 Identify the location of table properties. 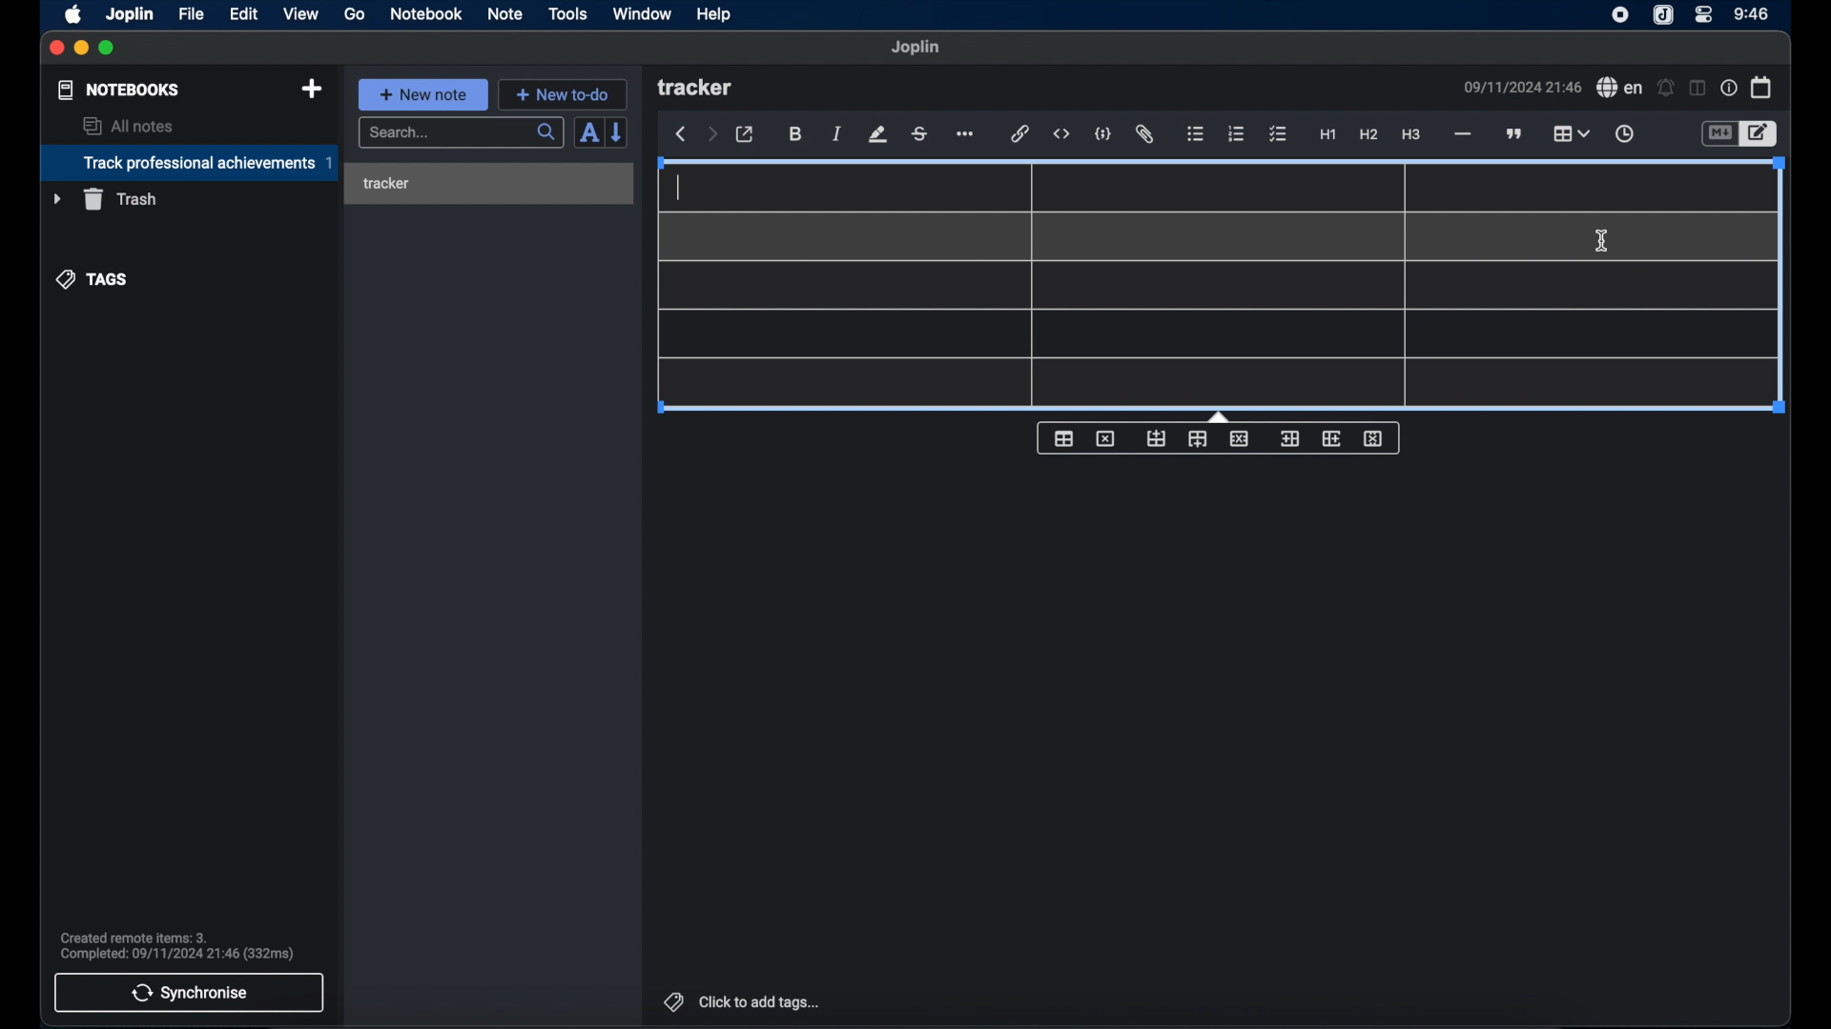
(1063, 439).